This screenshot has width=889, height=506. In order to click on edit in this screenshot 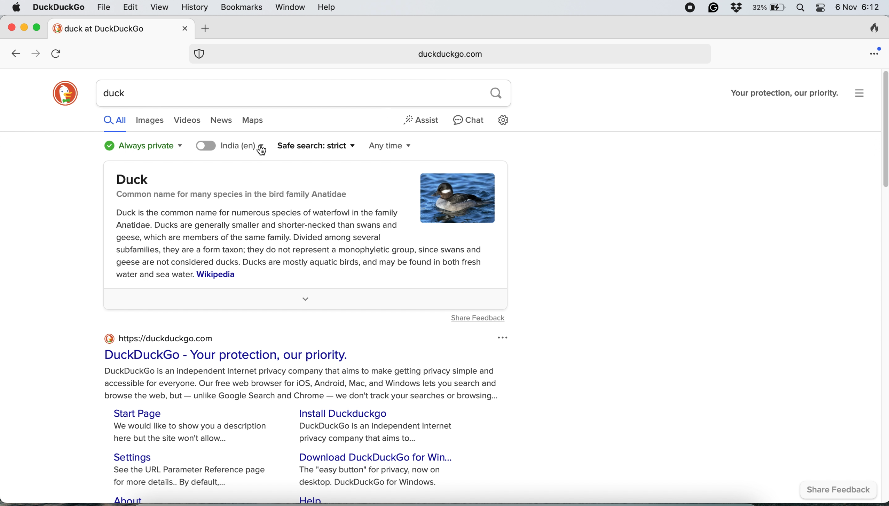, I will do `click(131, 7)`.